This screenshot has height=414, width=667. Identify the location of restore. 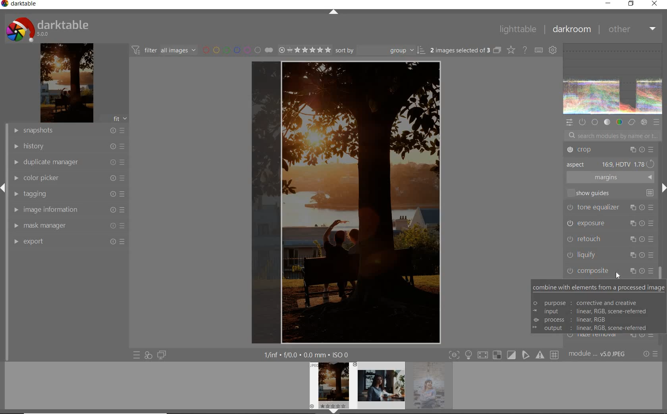
(631, 4).